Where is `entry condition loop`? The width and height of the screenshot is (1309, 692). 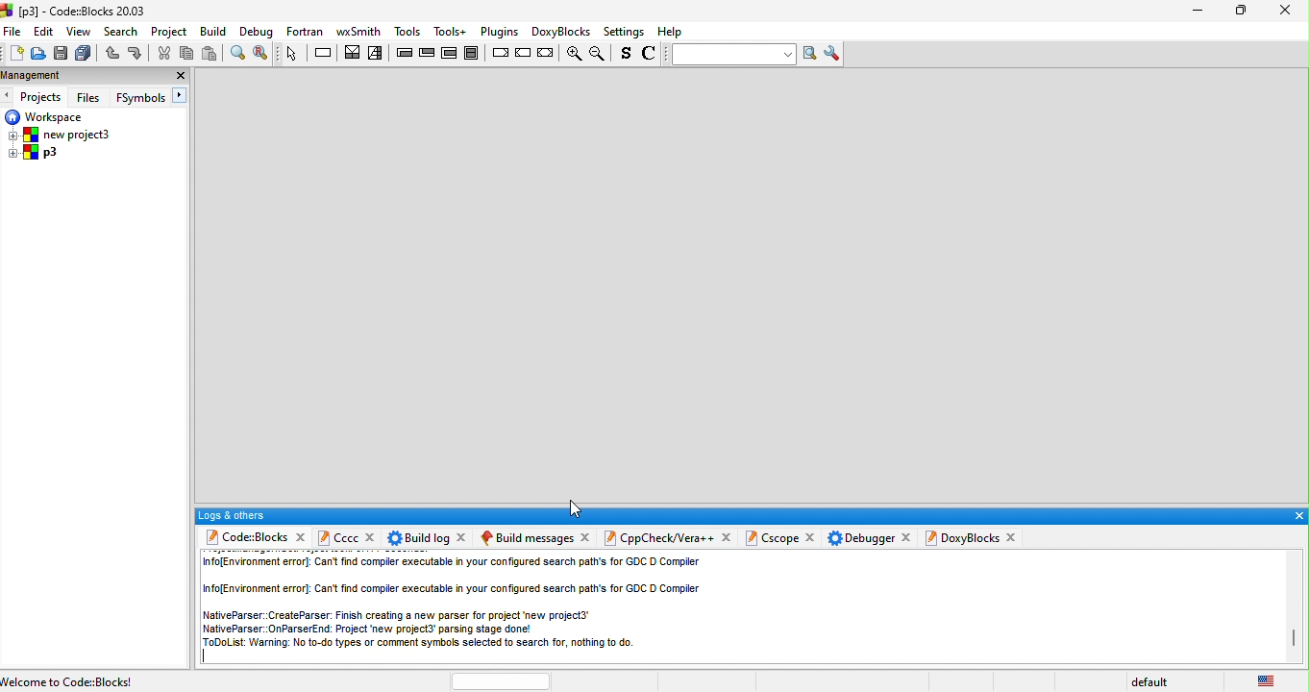
entry condition loop is located at coordinates (404, 52).